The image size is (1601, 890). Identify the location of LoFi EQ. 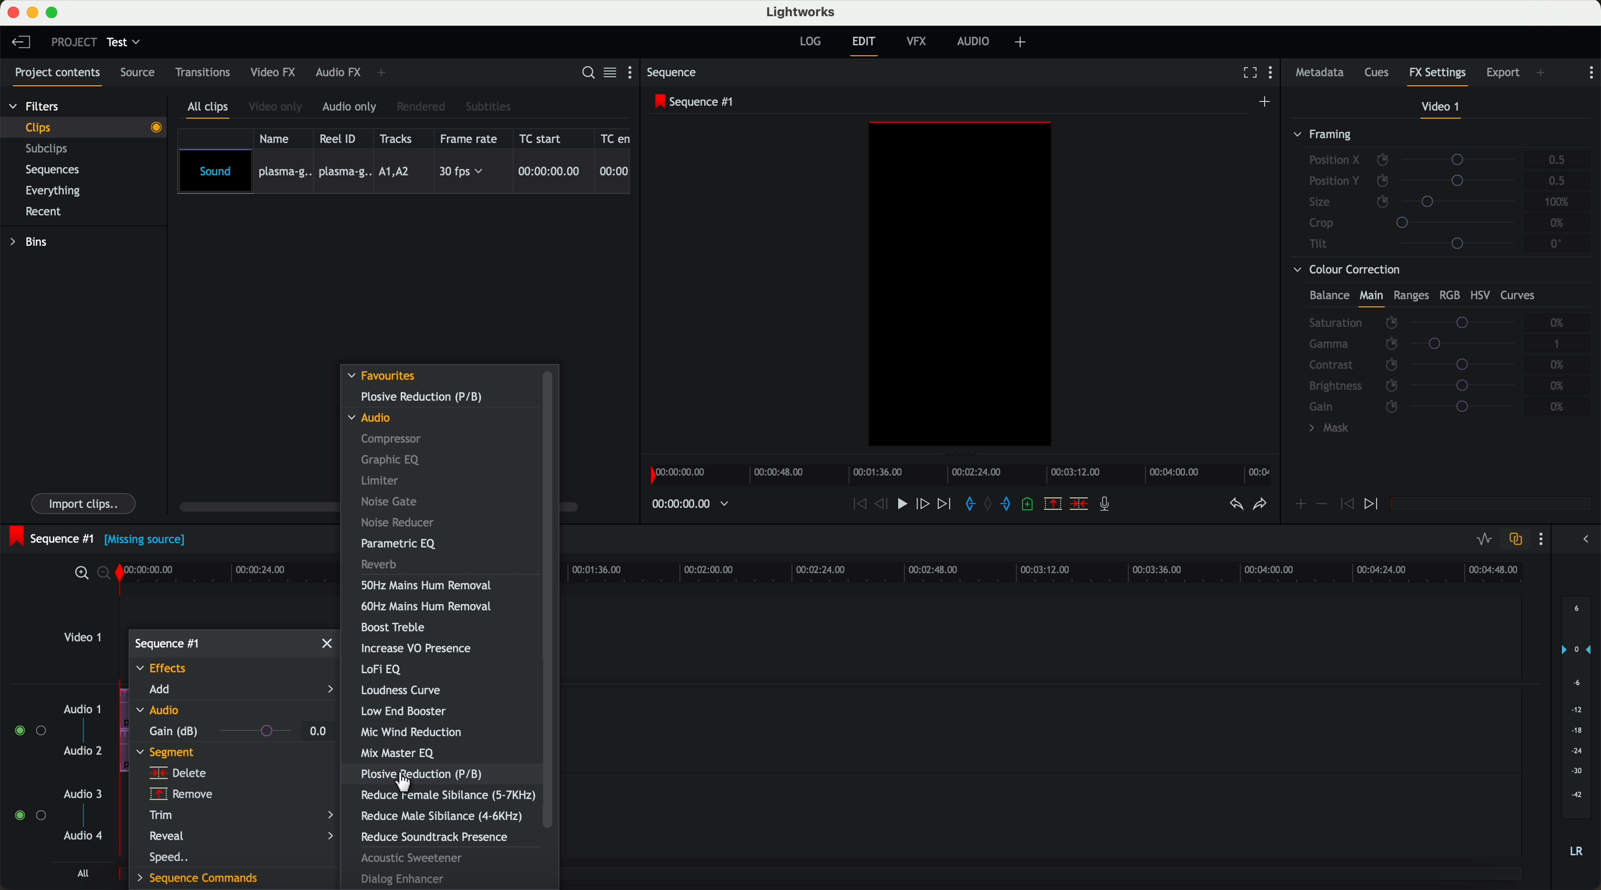
(384, 670).